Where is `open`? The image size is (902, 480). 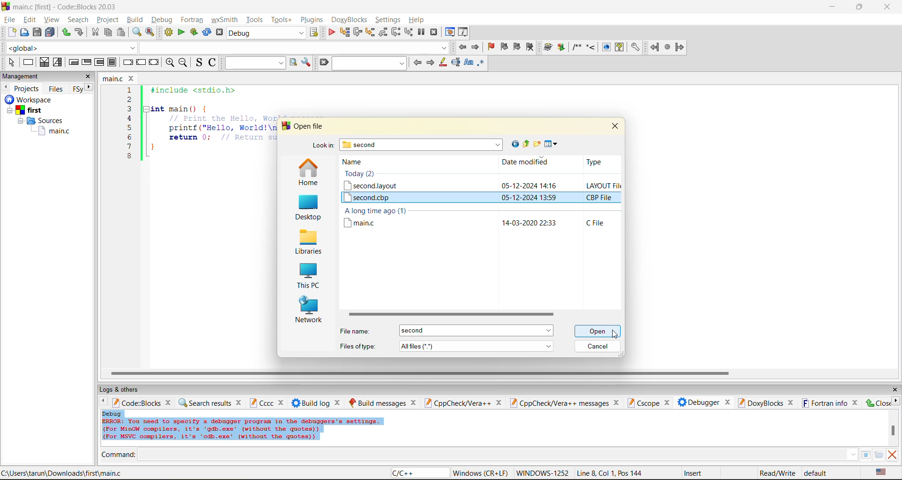
open is located at coordinates (599, 331).